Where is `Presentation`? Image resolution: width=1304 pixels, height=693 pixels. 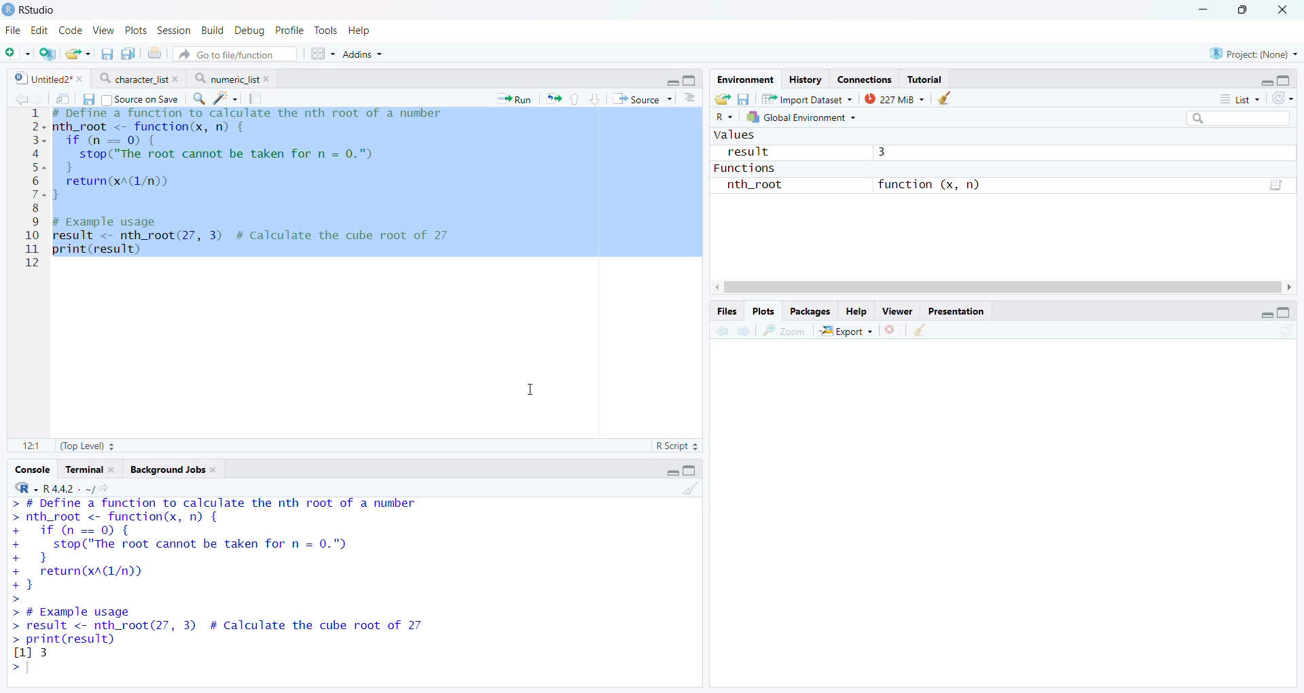 Presentation is located at coordinates (957, 310).